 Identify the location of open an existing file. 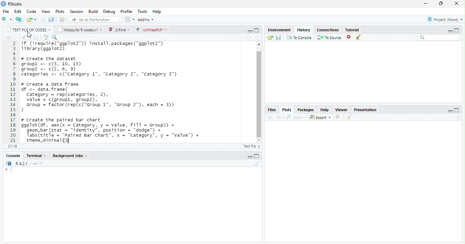
(31, 19).